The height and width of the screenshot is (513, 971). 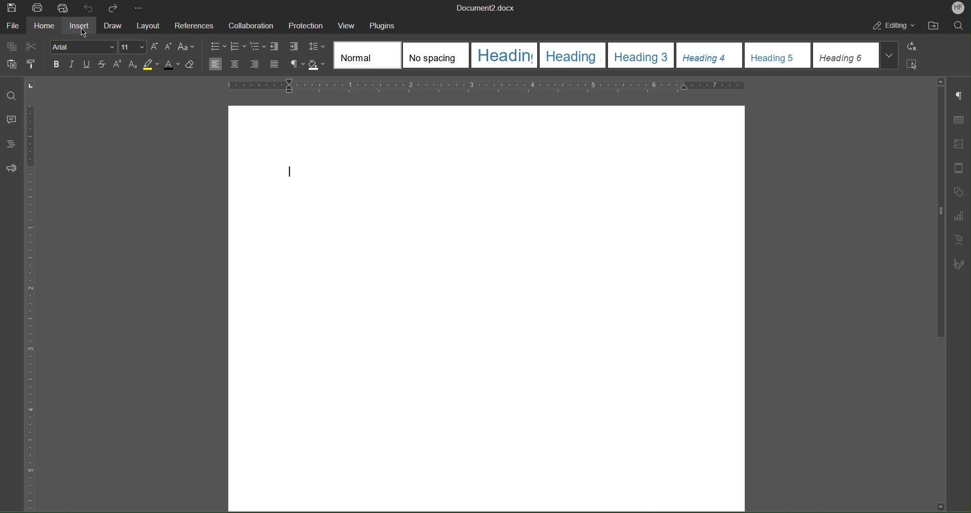 What do you see at coordinates (72, 65) in the screenshot?
I see `Italics` at bounding box center [72, 65].